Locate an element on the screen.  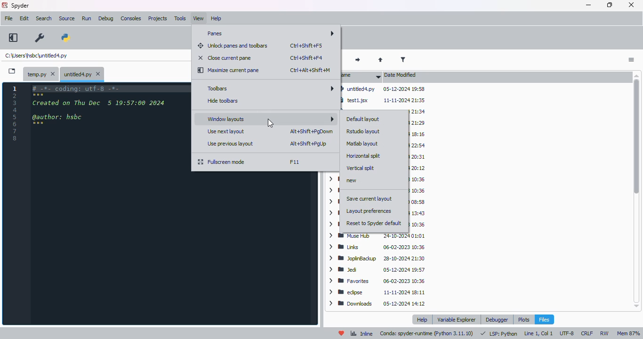
name is located at coordinates (361, 76).